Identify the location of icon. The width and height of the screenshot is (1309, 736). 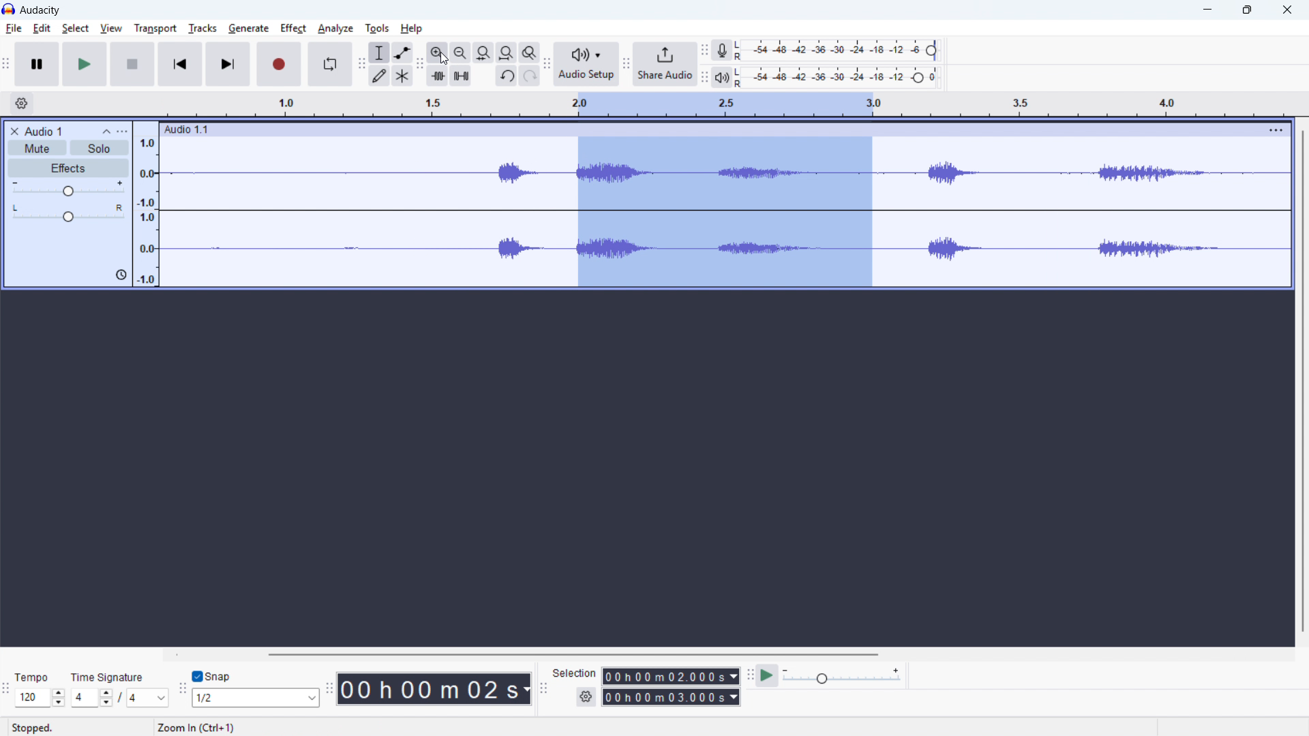
(119, 276).